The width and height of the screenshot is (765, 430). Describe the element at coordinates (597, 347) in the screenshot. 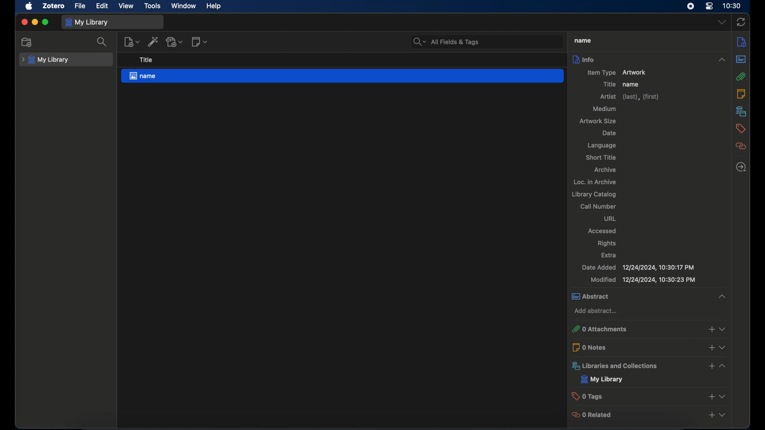

I see `0 notes` at that location.